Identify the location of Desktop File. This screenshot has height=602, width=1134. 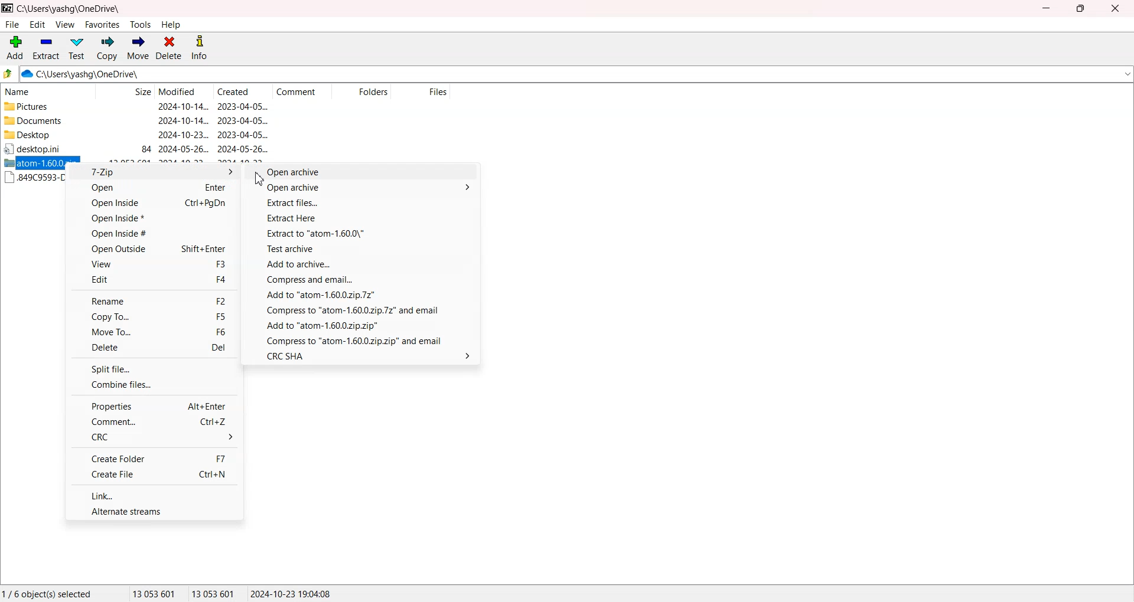
(45, 135).